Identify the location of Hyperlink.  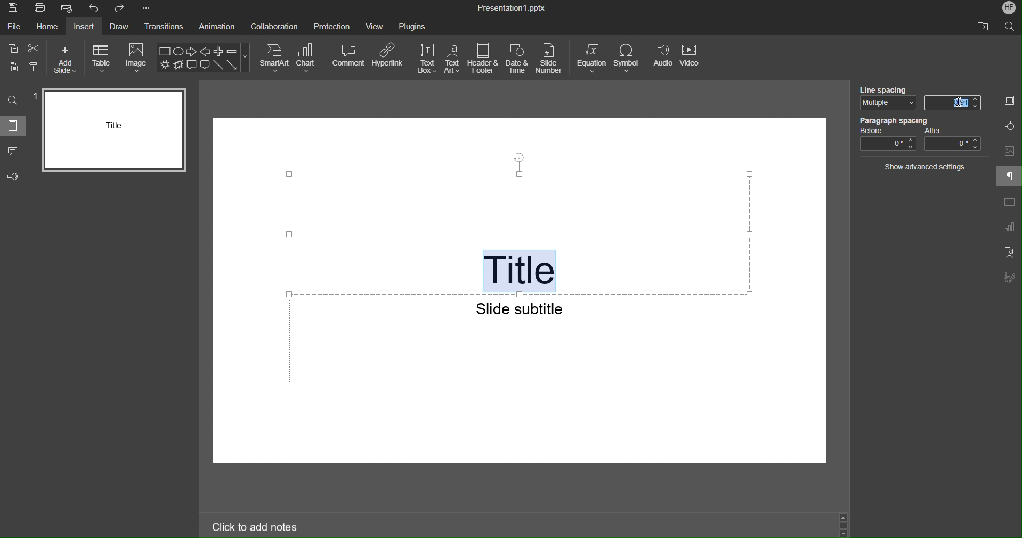
(389, 57).